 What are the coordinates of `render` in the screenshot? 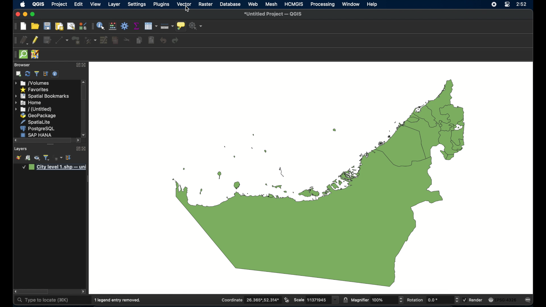 It's located at (473, 300).